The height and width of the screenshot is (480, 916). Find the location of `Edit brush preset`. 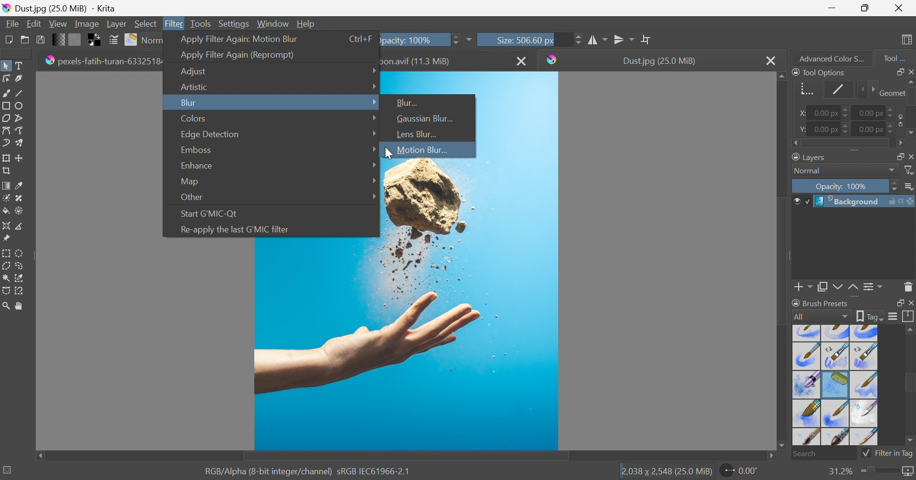

Edit brush preset is located at coordinates (113, 40).